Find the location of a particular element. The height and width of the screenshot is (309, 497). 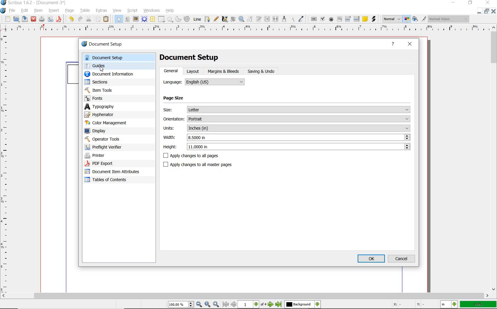

preflight verifier is located at coordinates (110, 147).